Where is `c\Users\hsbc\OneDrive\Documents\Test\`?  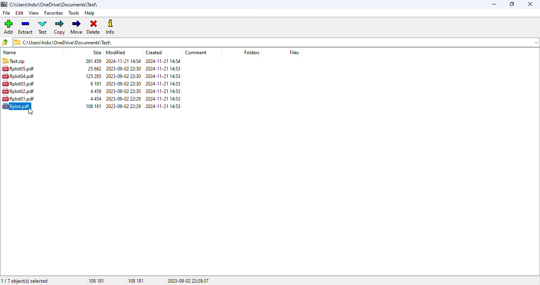 c\Users\hsbc\OneDrive\Documents\Test\ is located at coordinates (55, 4).